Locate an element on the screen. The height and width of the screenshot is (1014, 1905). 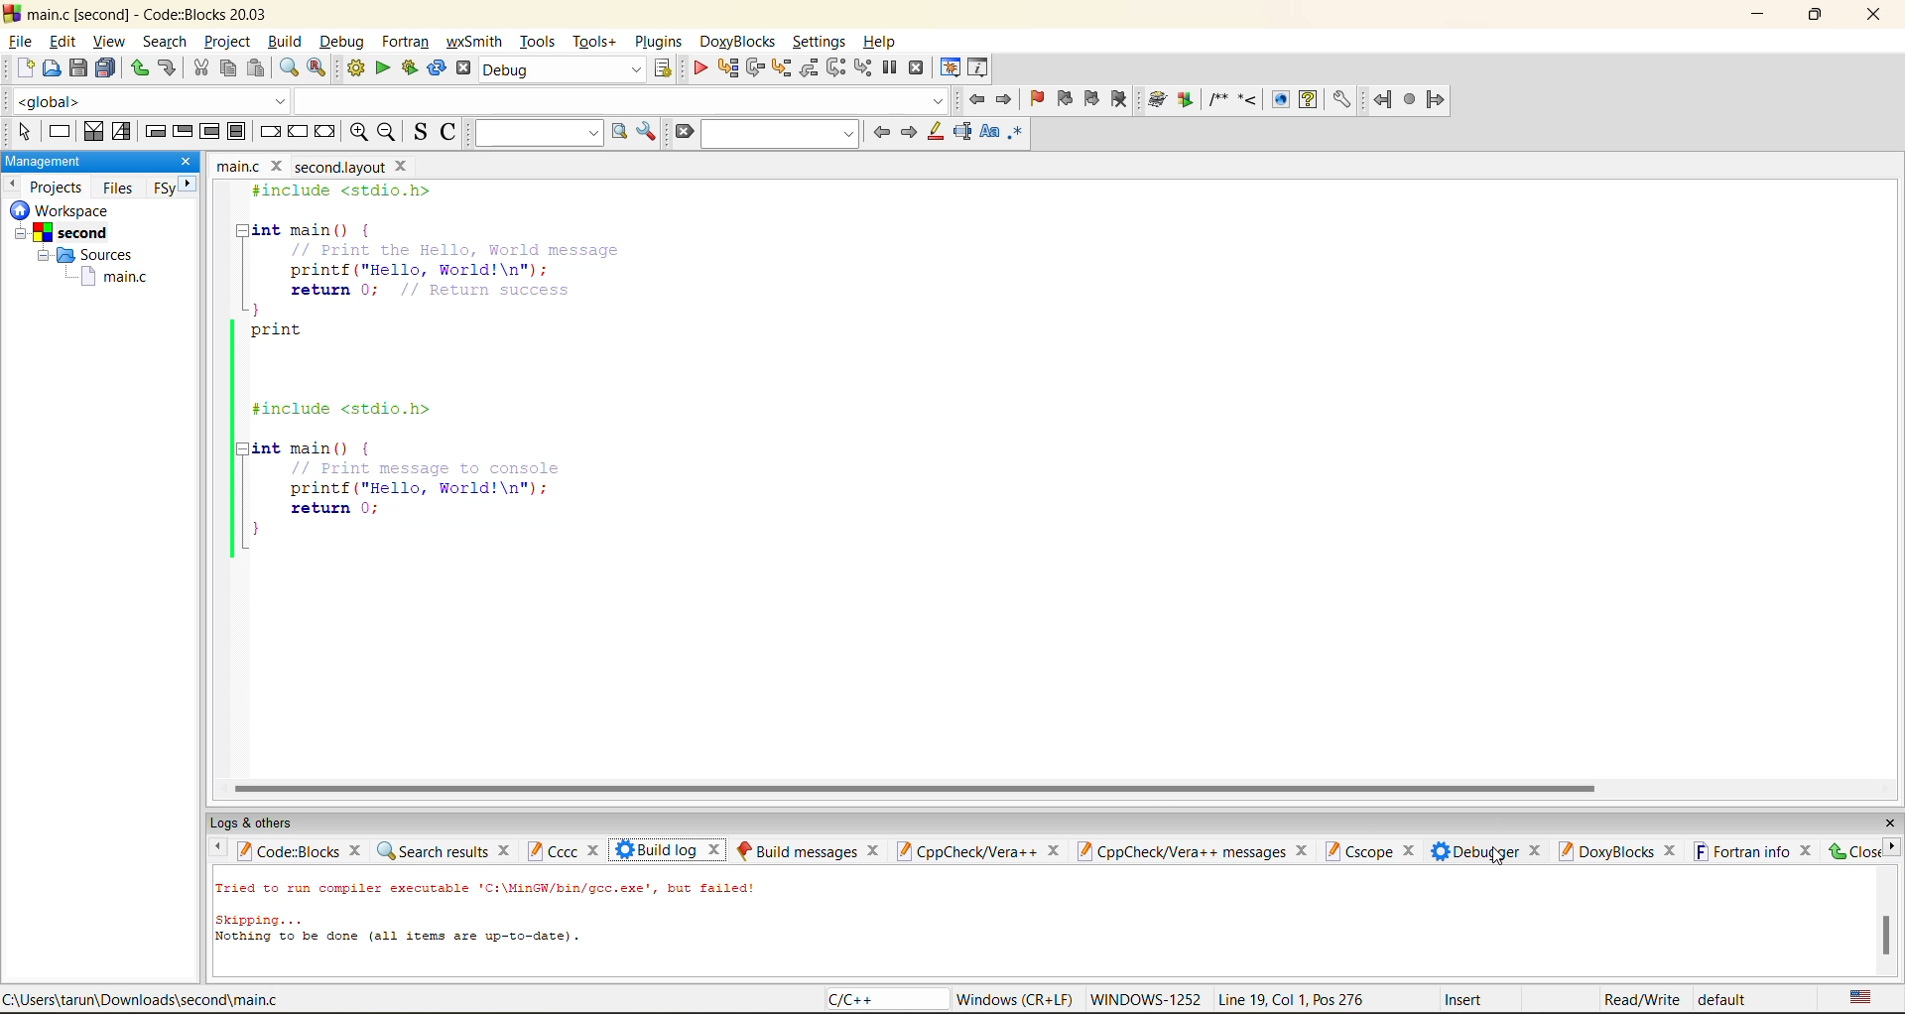
build target is located at coordinates (565, 69).